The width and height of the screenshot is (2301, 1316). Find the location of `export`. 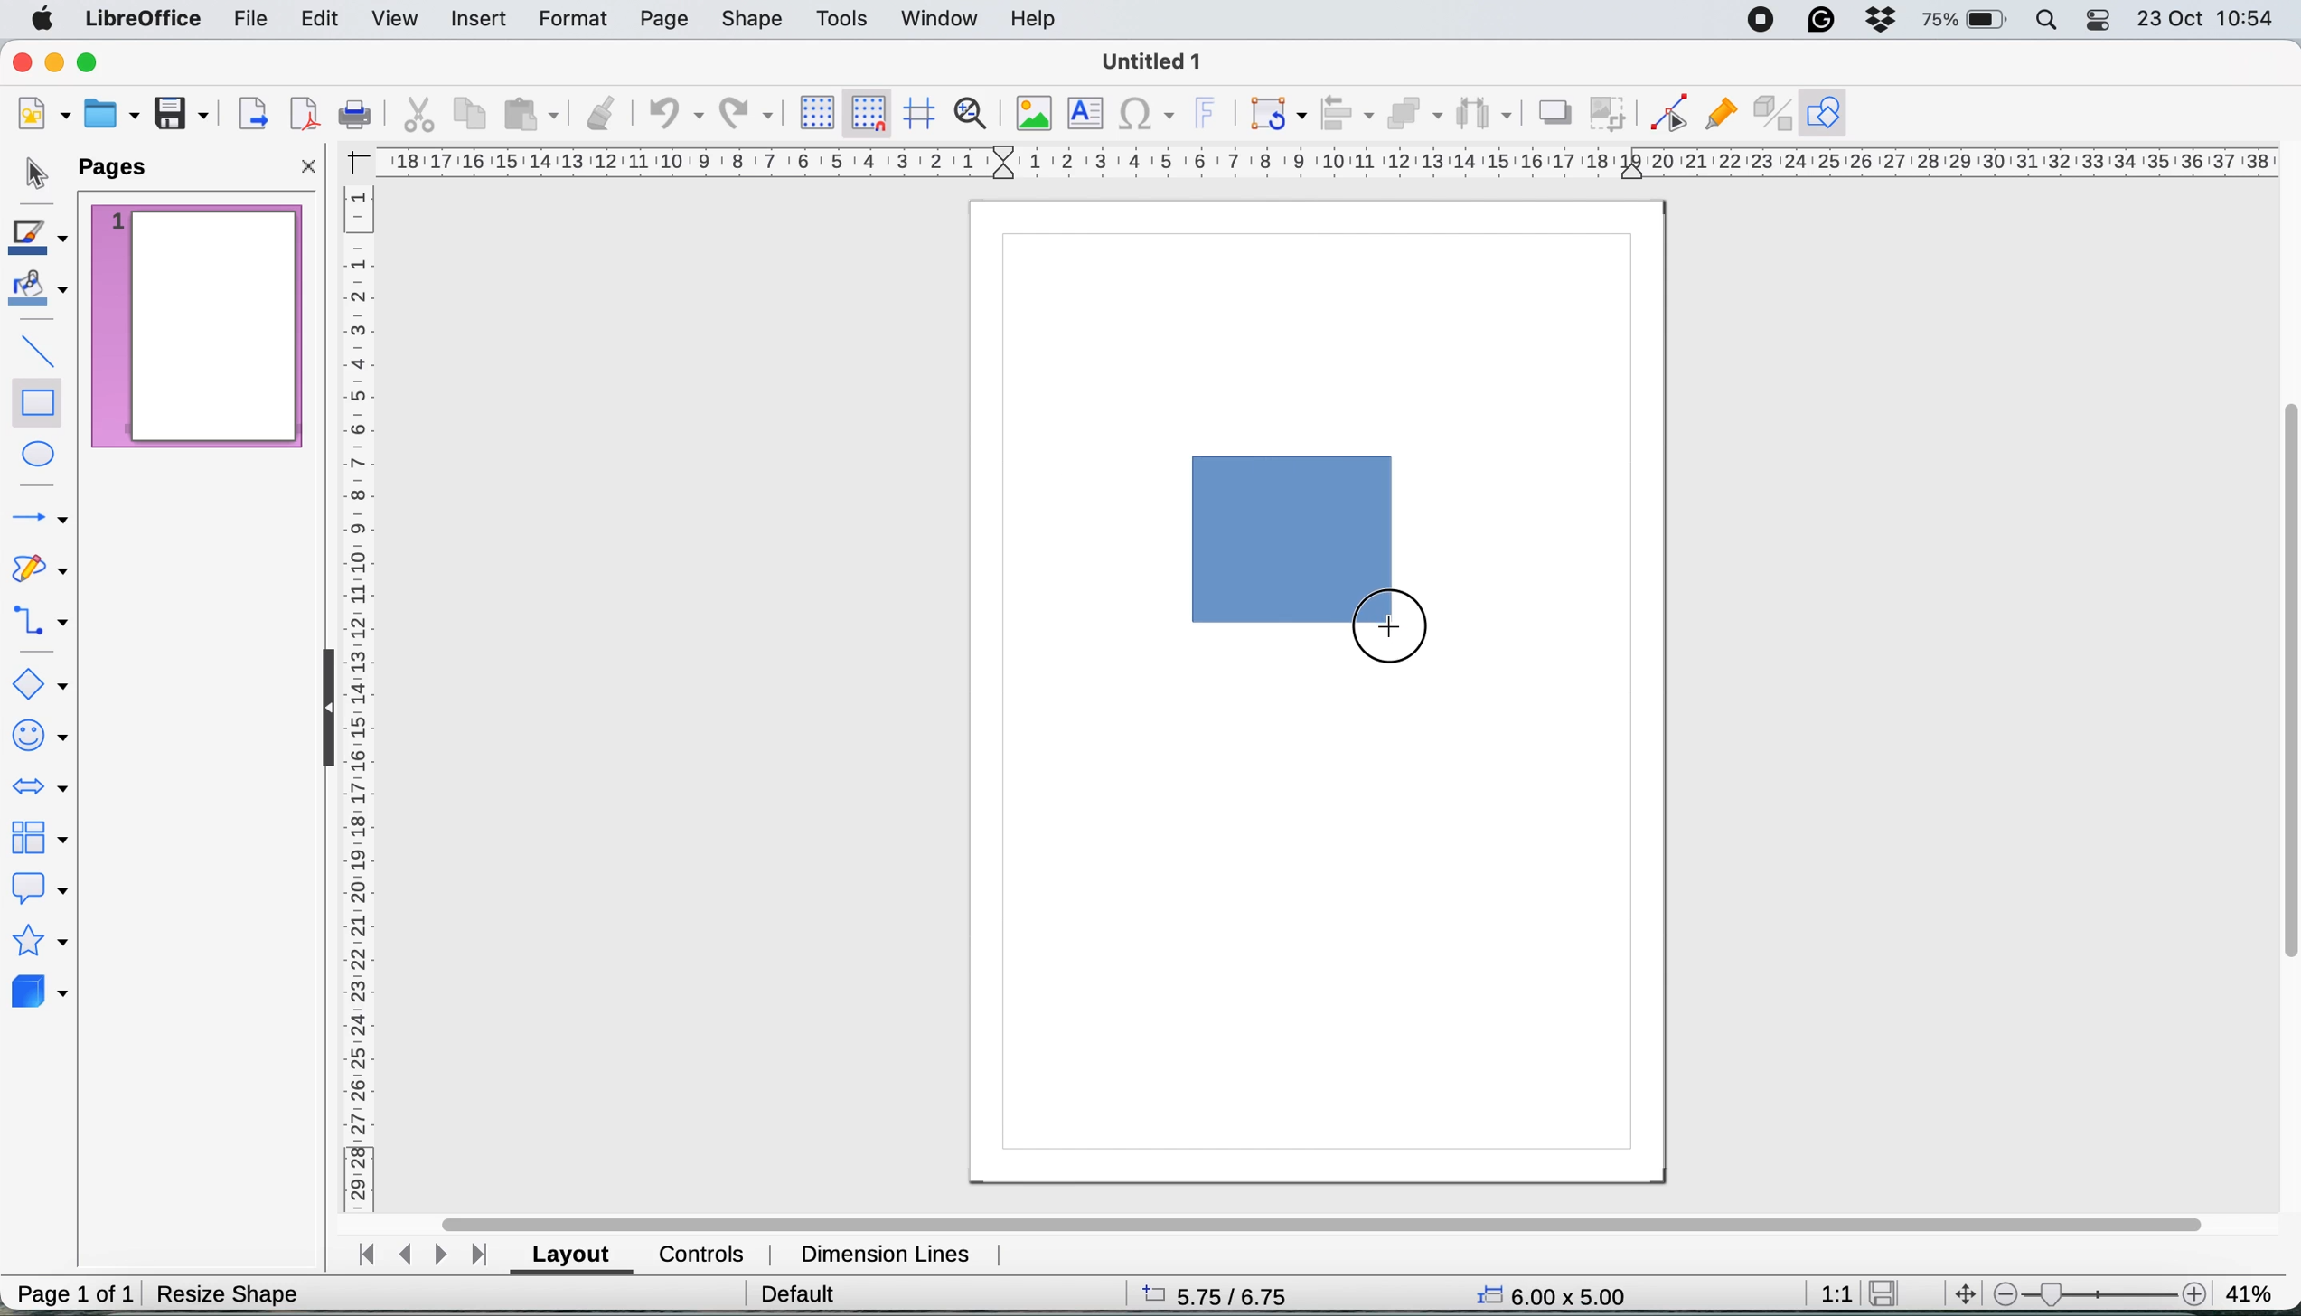

export is located at coordinates (255, 111).